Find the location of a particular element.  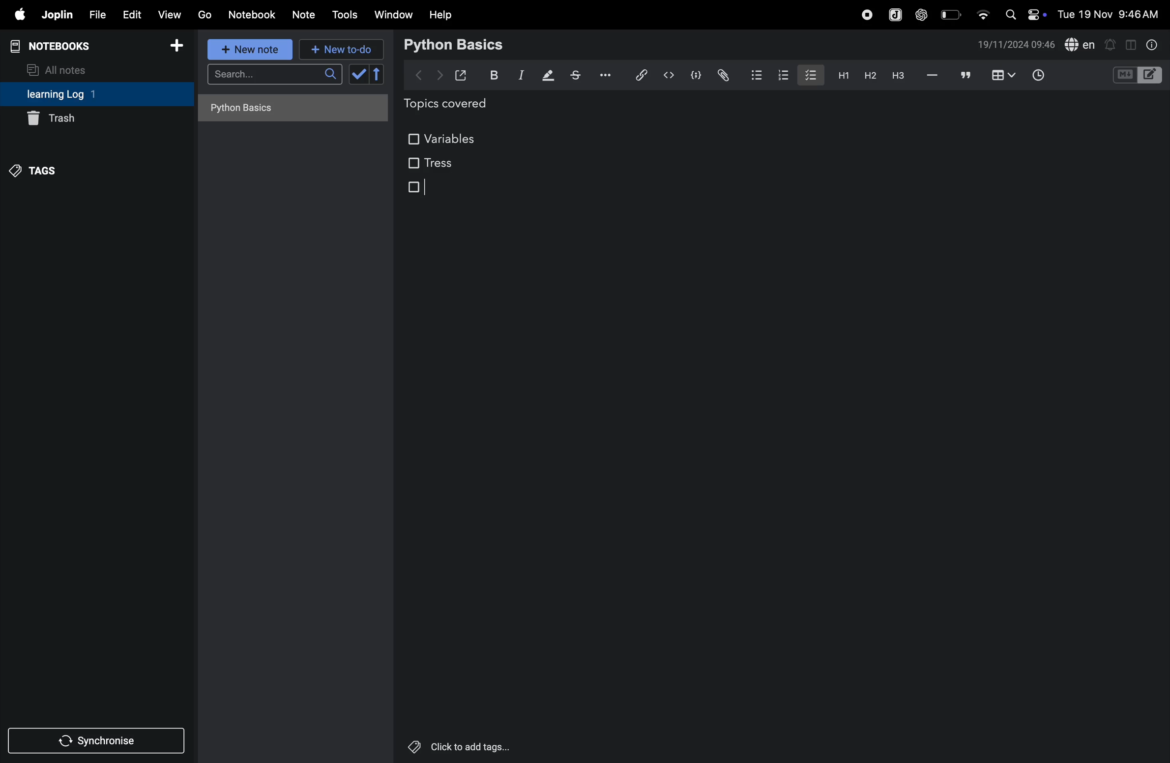

displaying is located at coordinates (549, 76).